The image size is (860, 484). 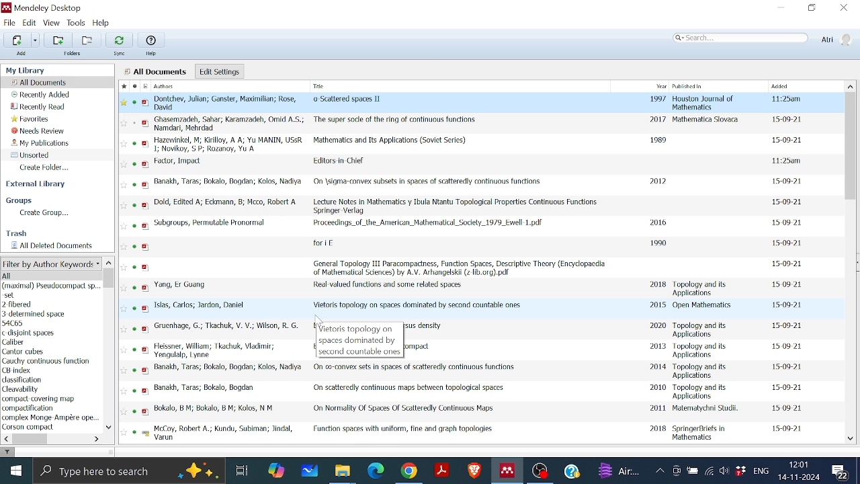 What do you see at coordinates (136, 432) in the screenshot?
I see `read status` at bounding box center [136, 432].